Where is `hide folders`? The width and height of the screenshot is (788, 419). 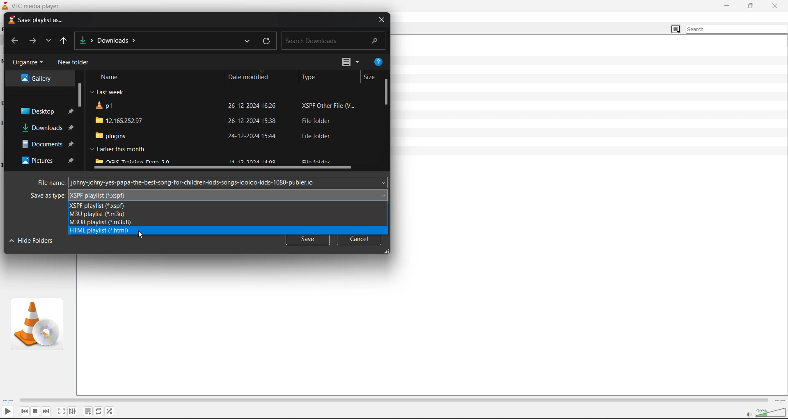
hide folders is located at coordinates (32, 240).